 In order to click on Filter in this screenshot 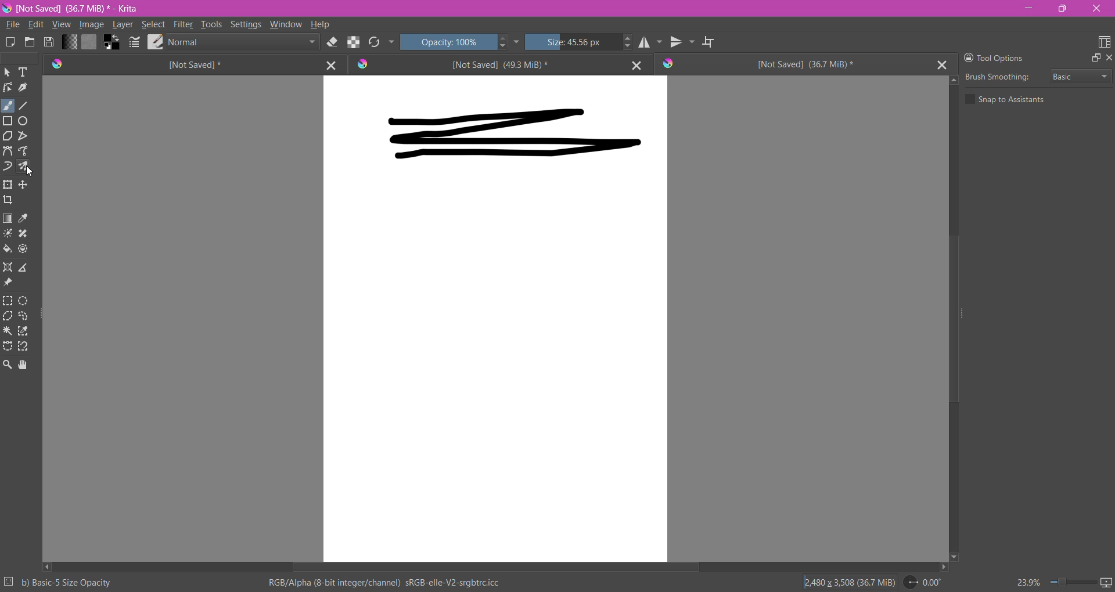, I will do `click(183, 24)`.